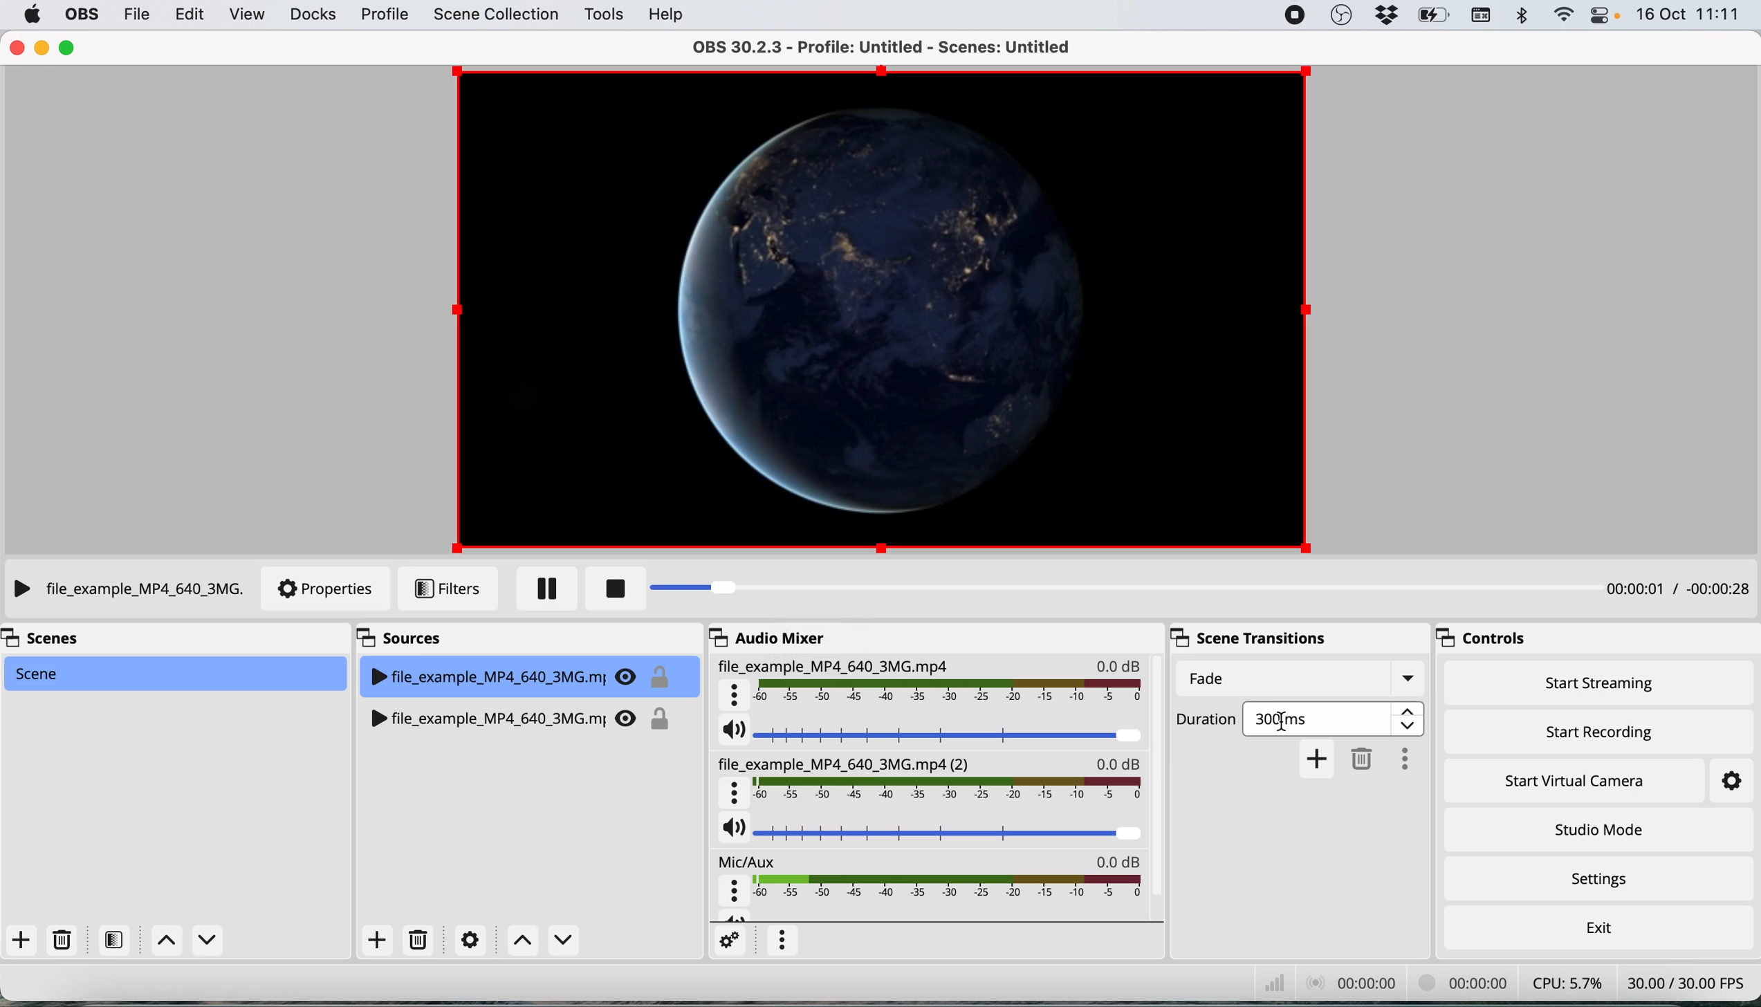 This screenshot has height=1007, width=1761. Describe the element at coordinates (1605, 685) in the screenshot. I see `start streaming` at that location.